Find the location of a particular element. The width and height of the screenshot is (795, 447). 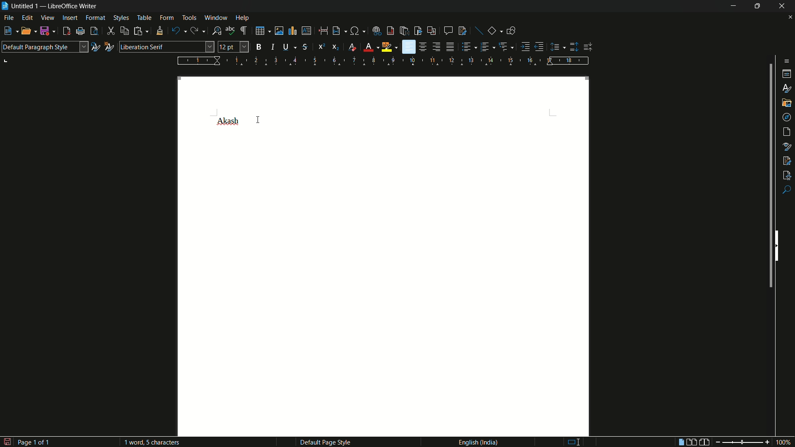

insert cross reference is located at coordinates (431, 31).